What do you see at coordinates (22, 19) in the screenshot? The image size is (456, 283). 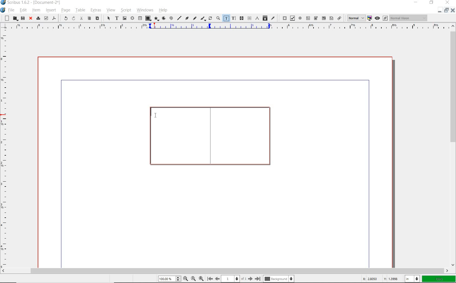 I see `save` at bounding box center [22, 19].